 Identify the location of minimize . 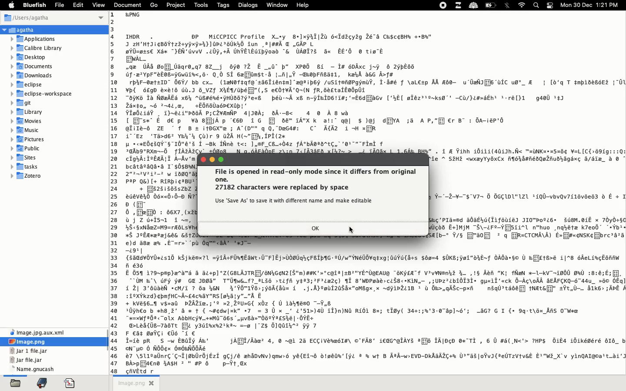
(212, 159).